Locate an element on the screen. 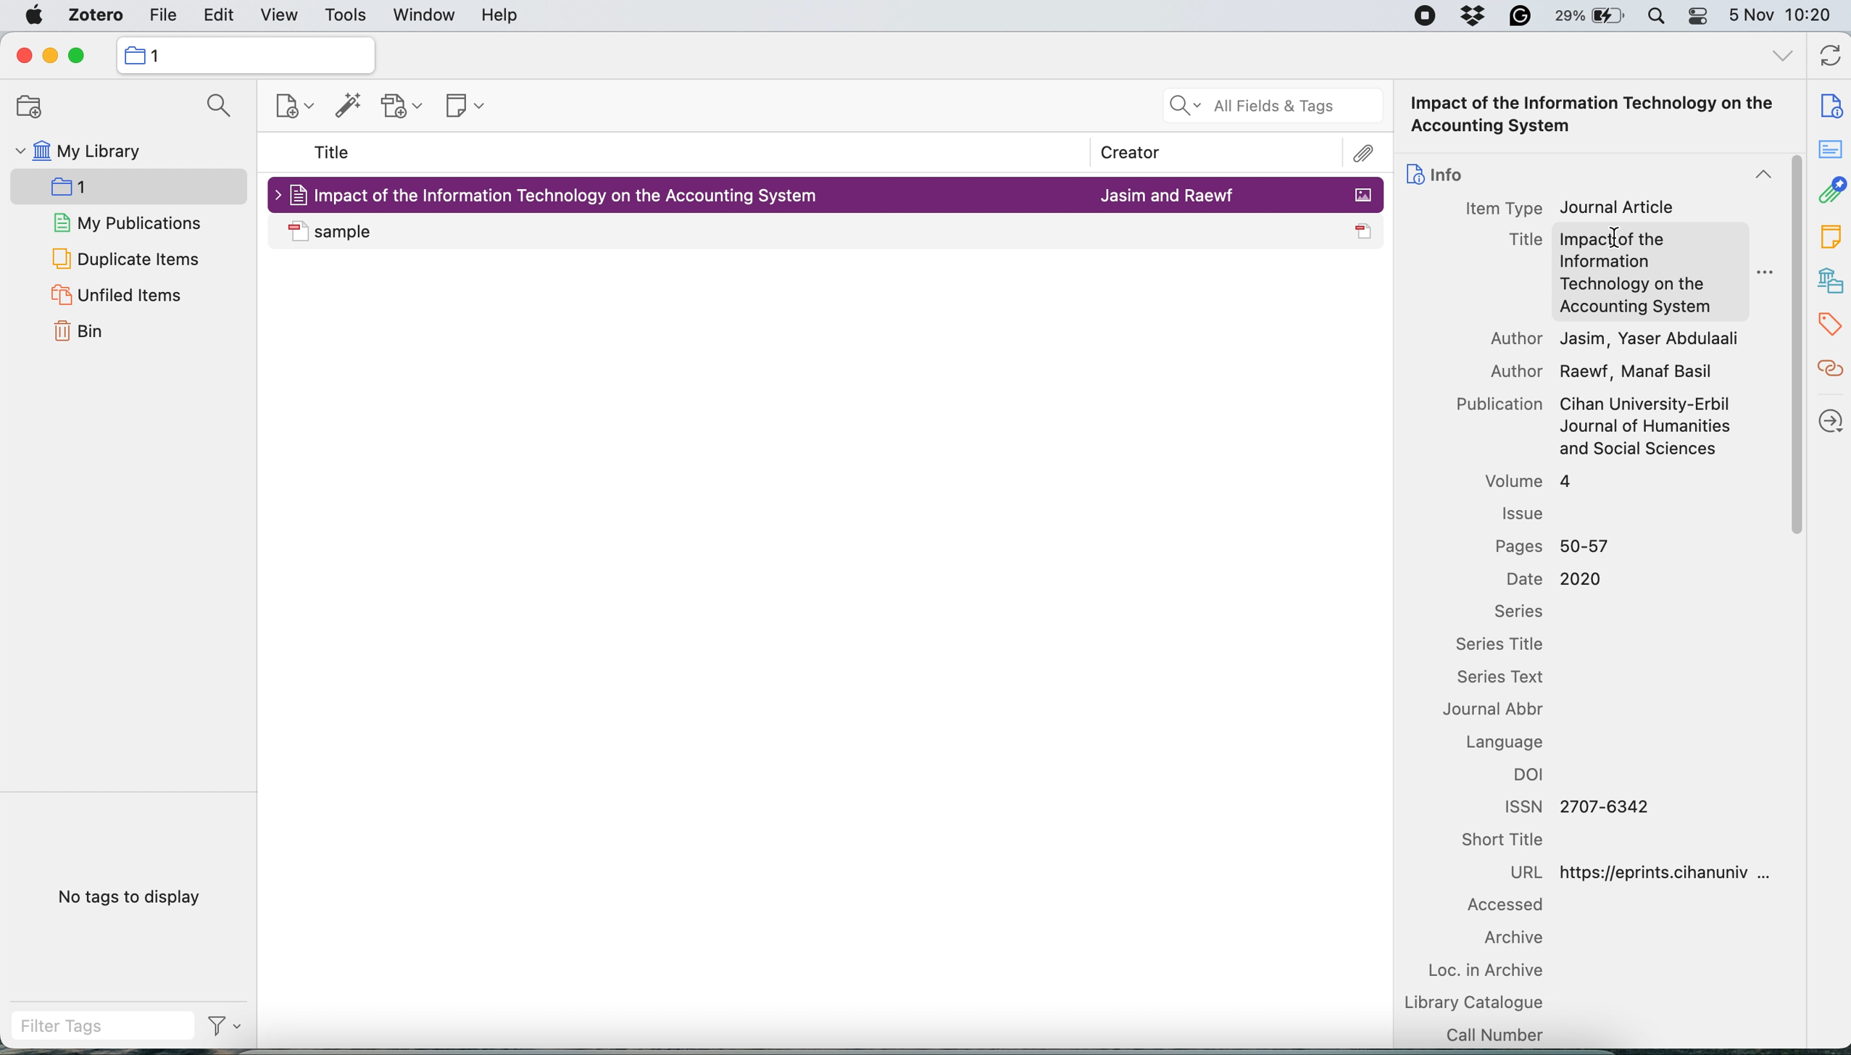 The image size is (1851, 1055). minimise is located at coordinates (51, 56).